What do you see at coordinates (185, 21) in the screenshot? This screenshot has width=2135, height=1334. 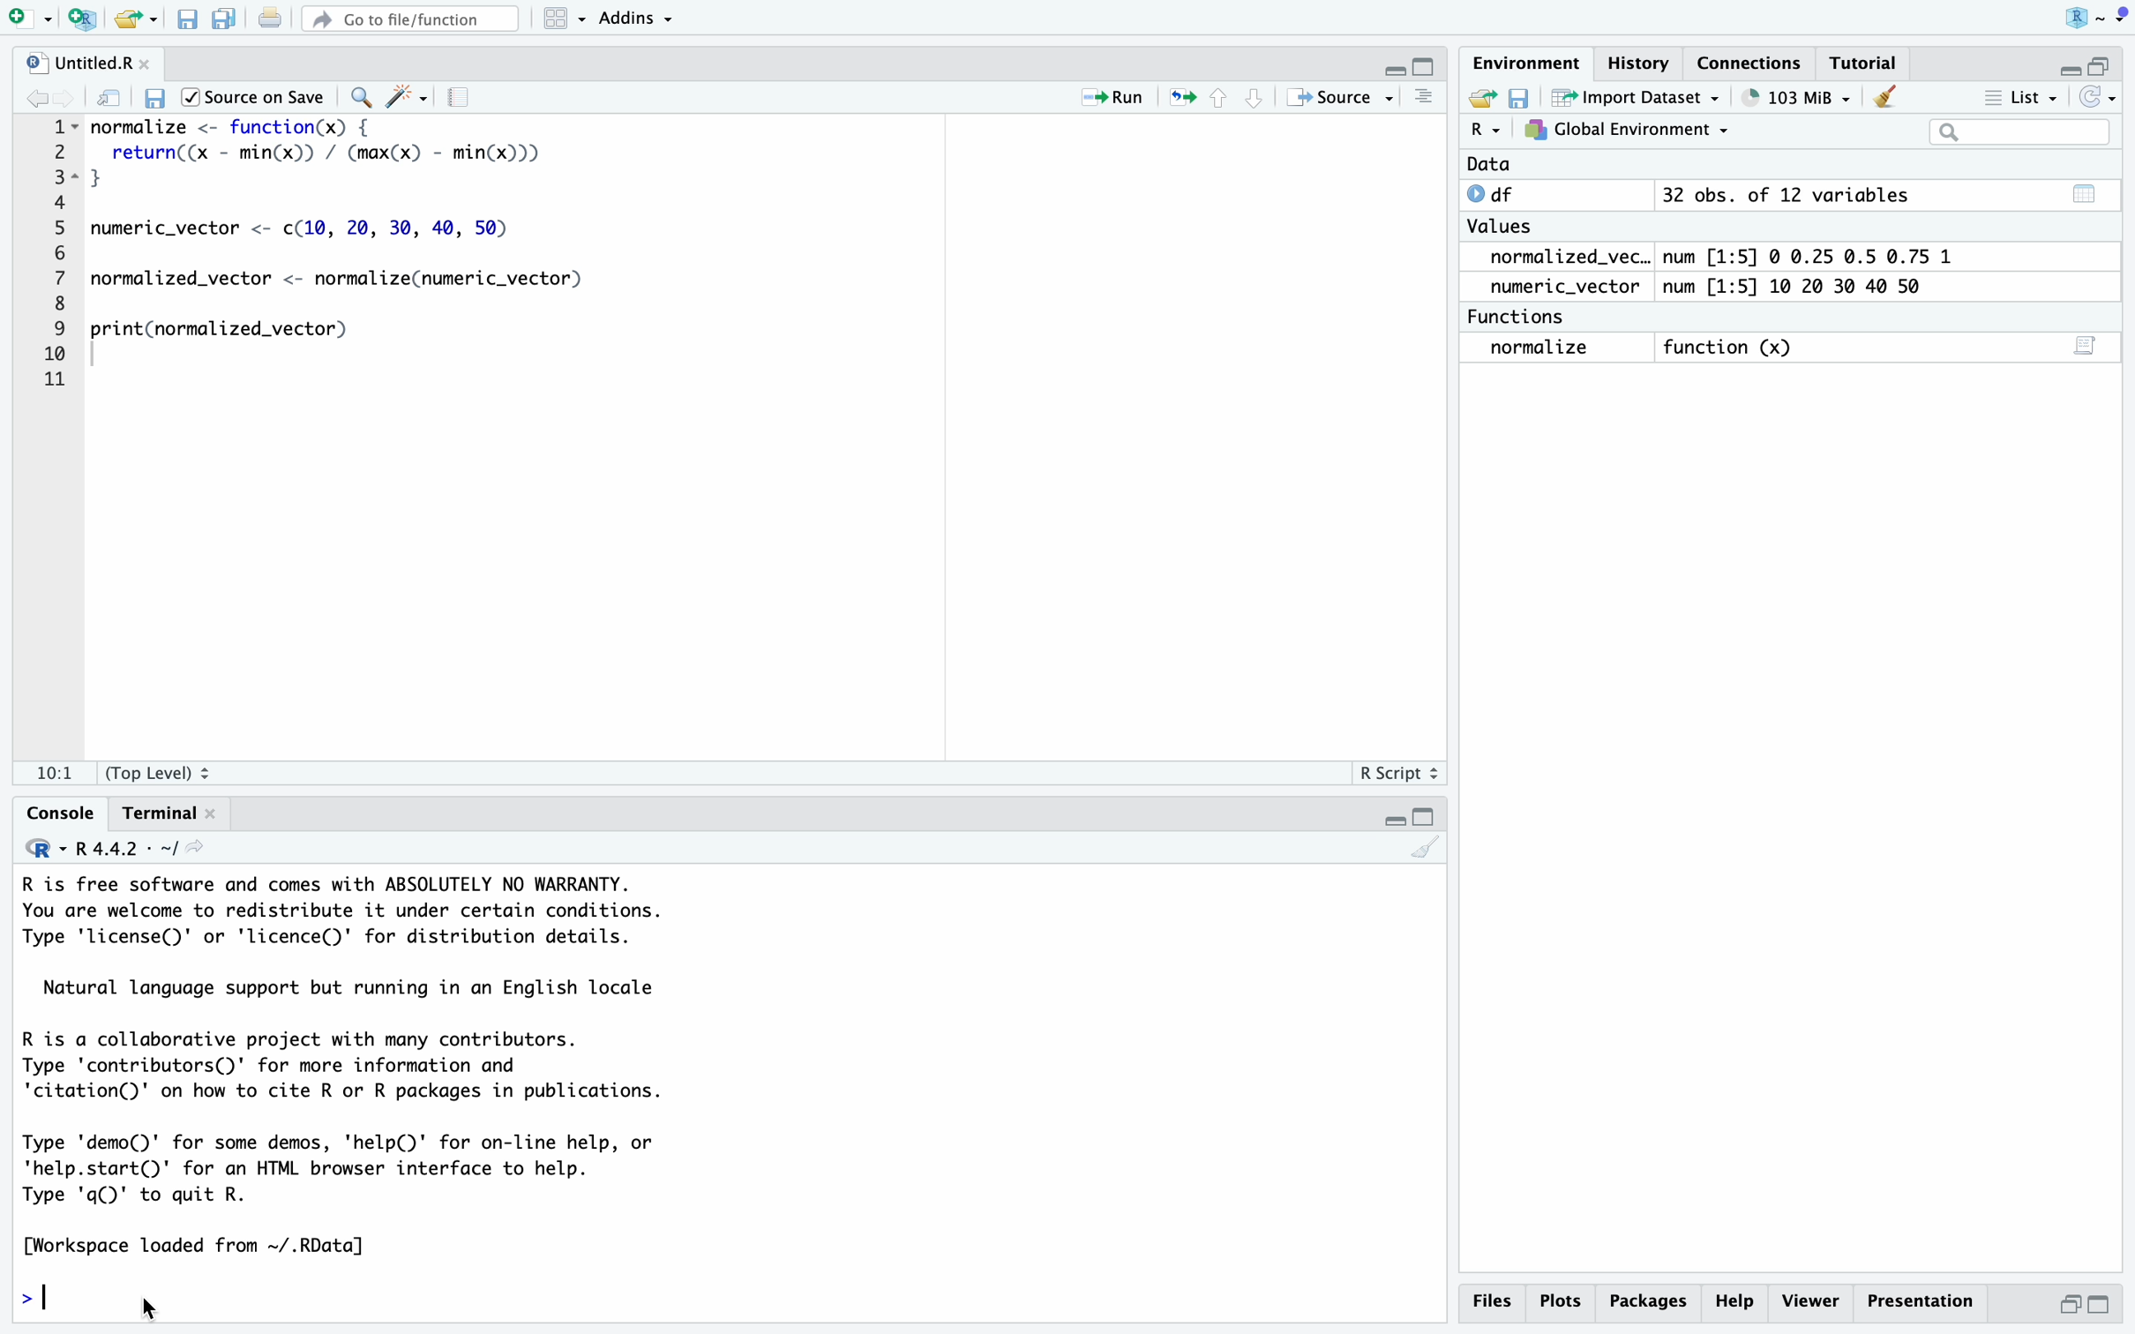 I see `Save current document (Ctrl + S)` at bounding box center [185, 21].